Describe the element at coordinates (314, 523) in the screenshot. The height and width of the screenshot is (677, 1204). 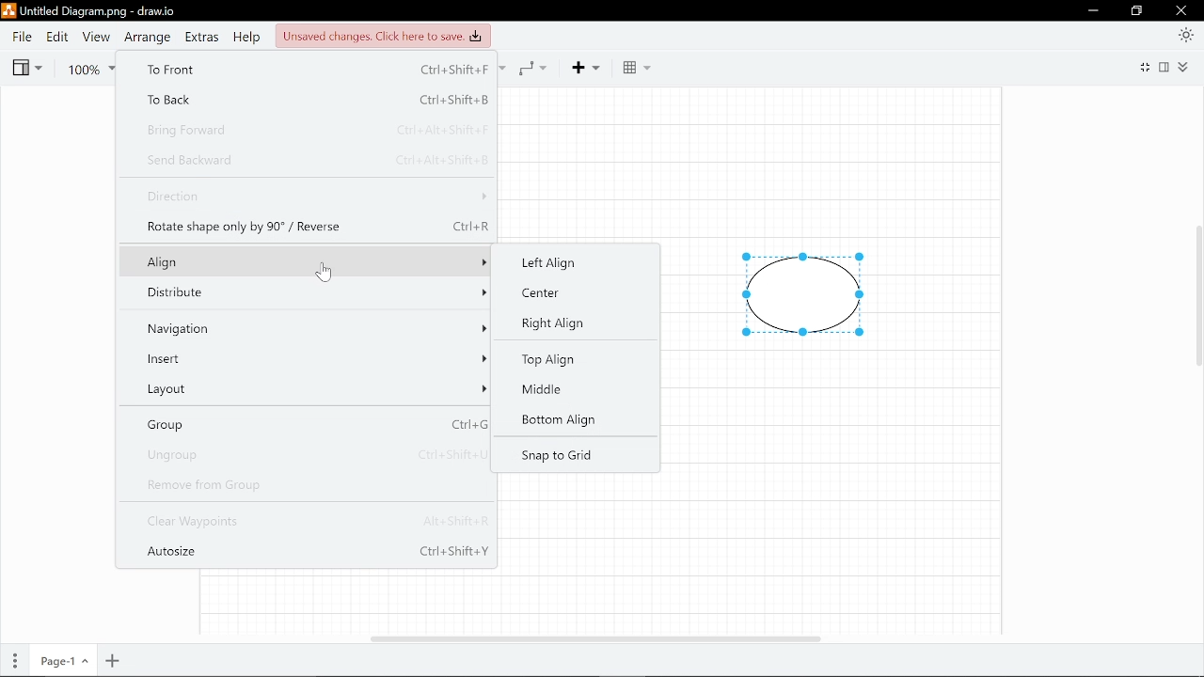
I see `Clear Waypoints` at that location.